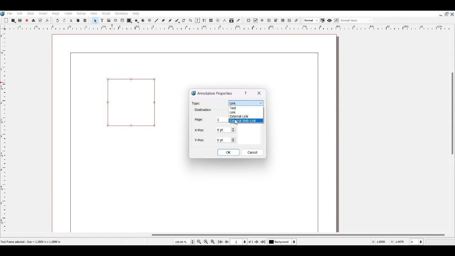  Describe the element at coordinates (441, 14) in the screenshot. I see `Minimize` at that location.